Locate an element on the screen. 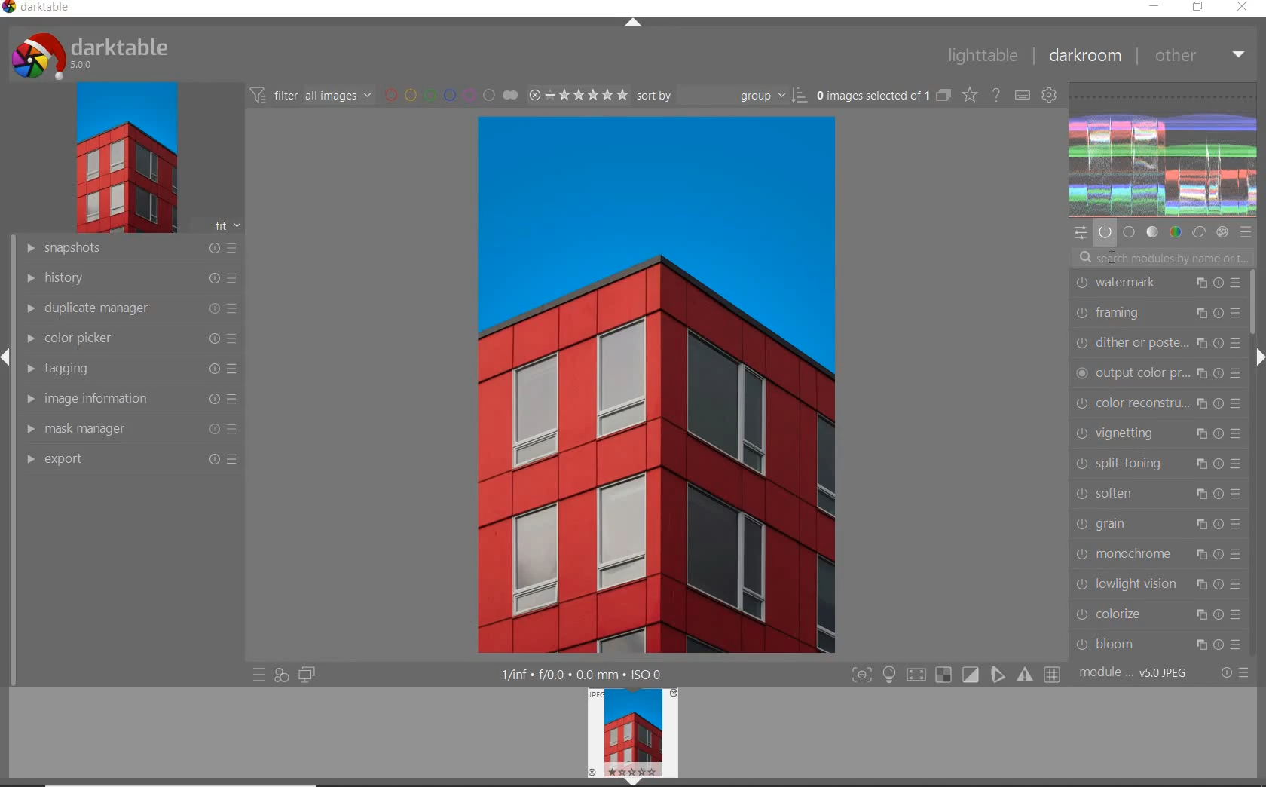 Image resolution: width=1266 pixels, height=787 pixels. reset or preset & preference is located at coordinates (1232, 675).